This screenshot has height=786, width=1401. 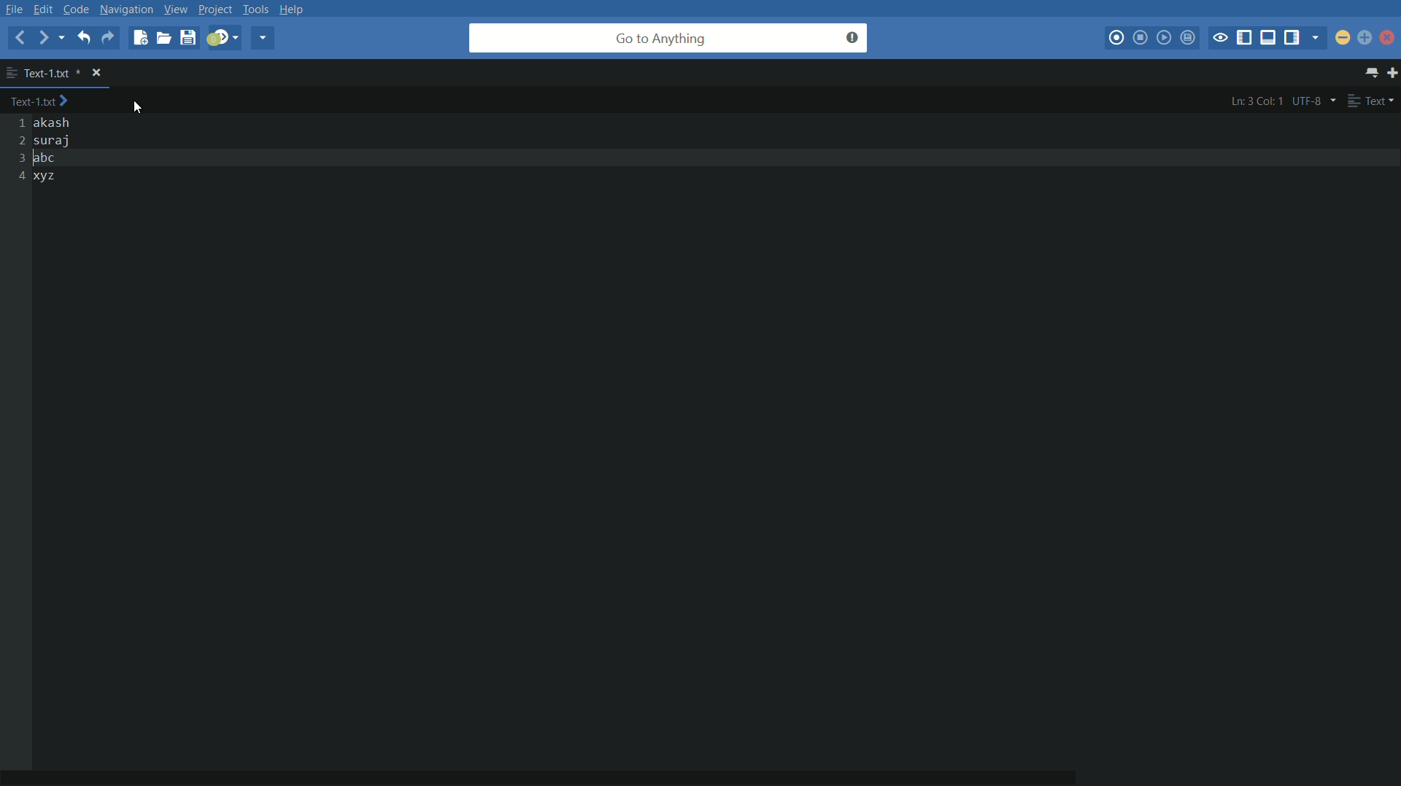 What do you see at coordinates (1392, 74) in the screenshot?
I see `new tab` at bounding box center [1392, 74].